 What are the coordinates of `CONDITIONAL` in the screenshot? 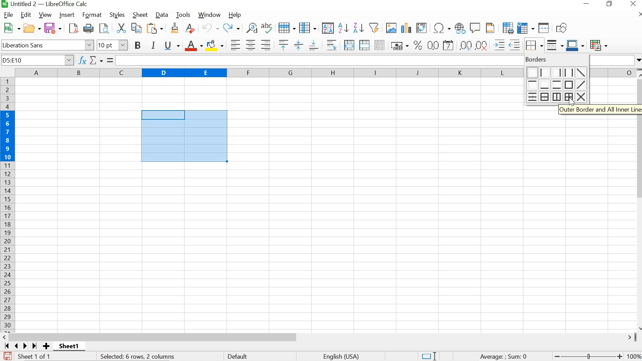 It's located at (598, 45).